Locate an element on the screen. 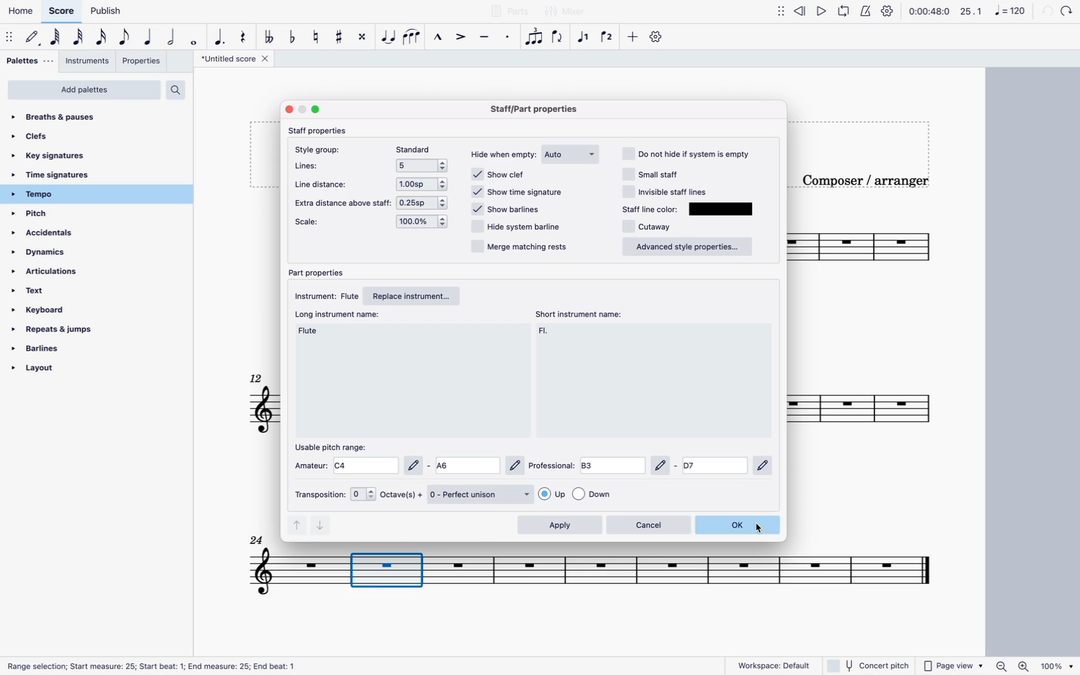  up is located at coordinates (296, 525).